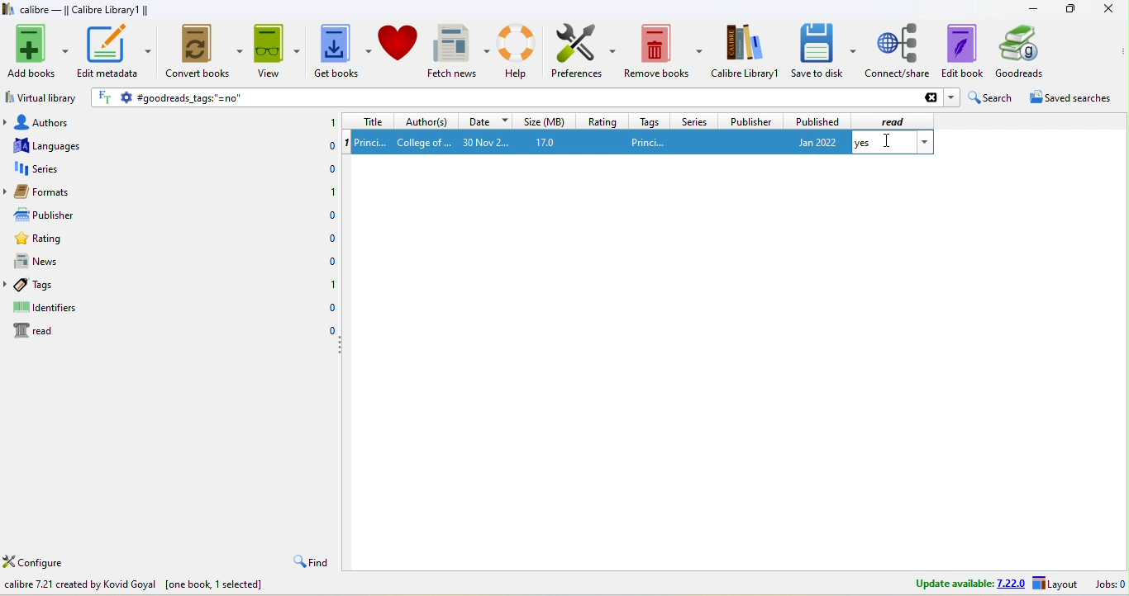  I want to click on dropdown, so click(951, 97).